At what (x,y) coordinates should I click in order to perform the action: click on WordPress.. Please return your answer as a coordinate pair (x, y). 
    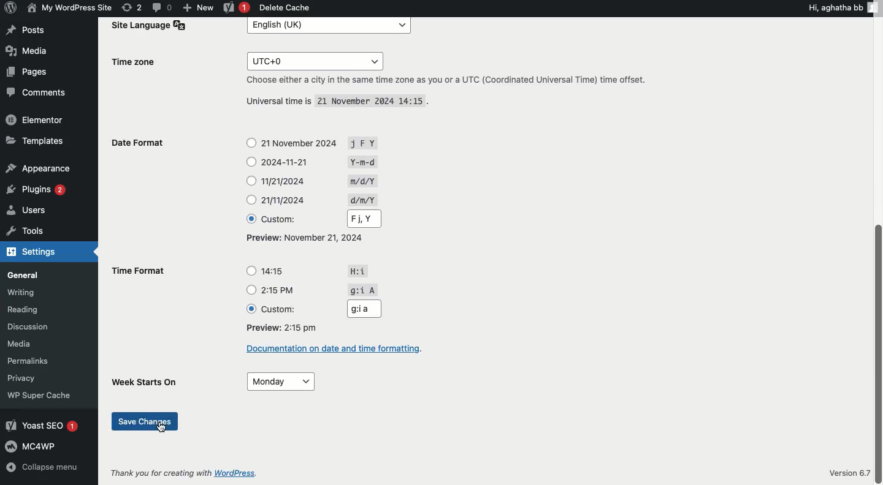
    Looking at the image, I should click on (237, 472).